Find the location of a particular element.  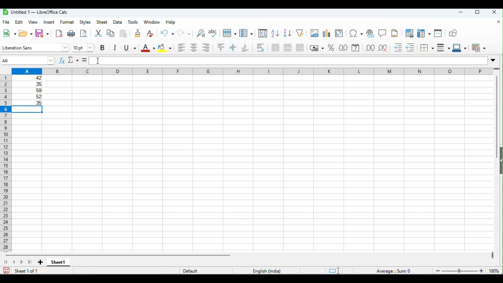

format as number is located at coordinates (343, 48).